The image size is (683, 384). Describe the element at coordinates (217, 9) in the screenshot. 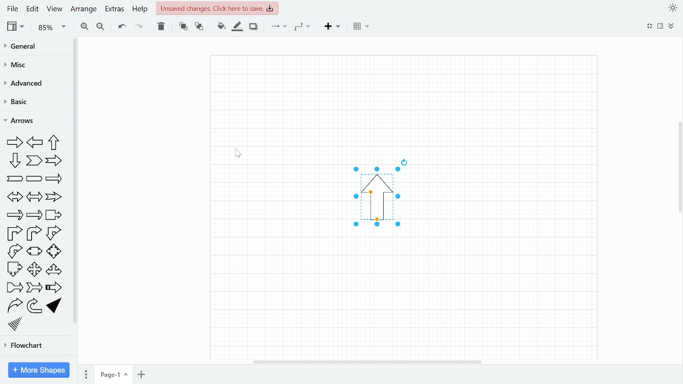

I see `Unsaved changes. Click here to save` at that location.